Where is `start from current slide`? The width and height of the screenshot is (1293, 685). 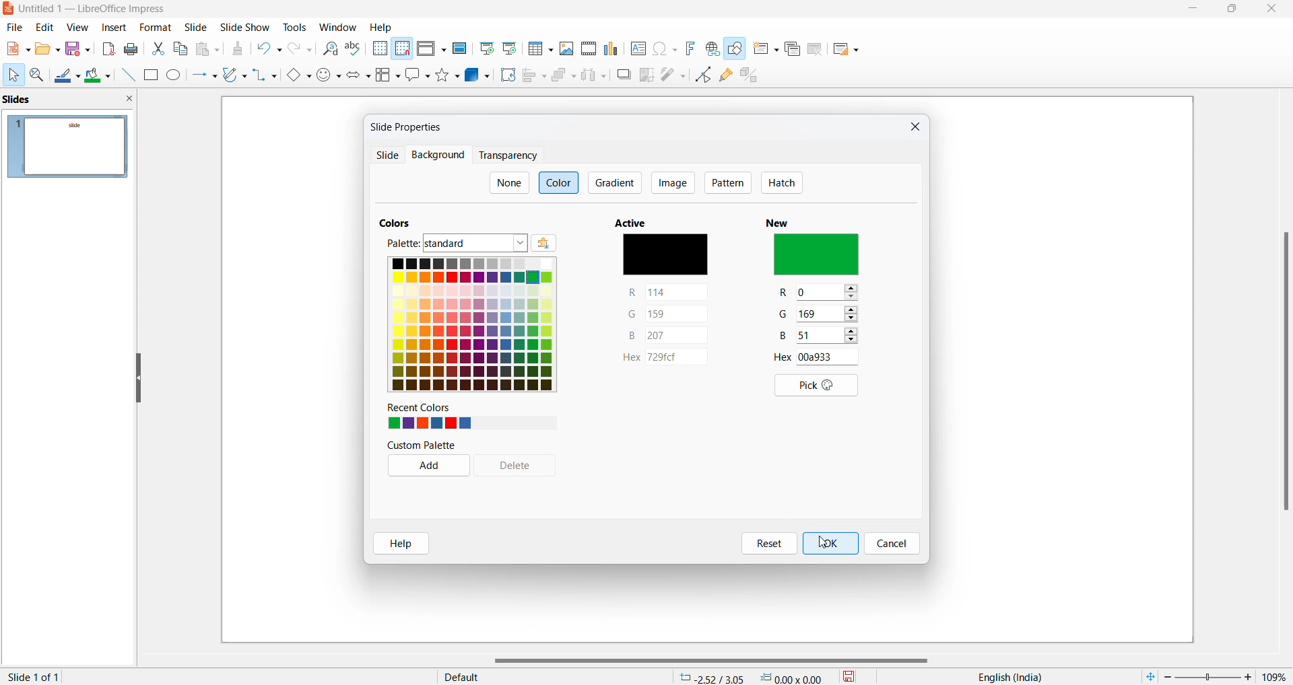 start from current slide is located at coordinates (508, 48).